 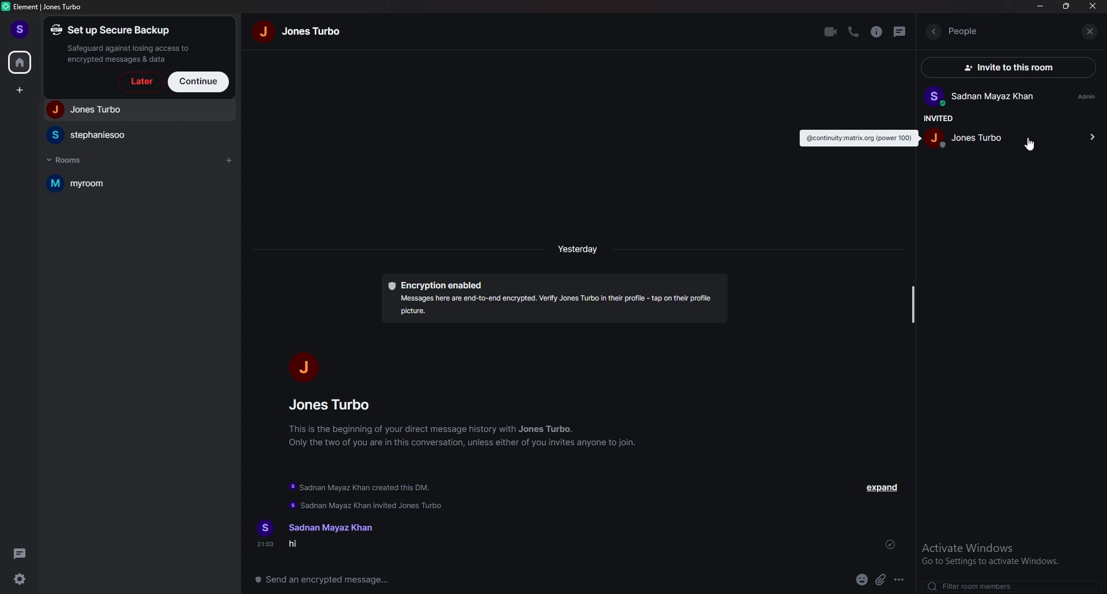 I want to click on threads, so click(x=22, y=554).